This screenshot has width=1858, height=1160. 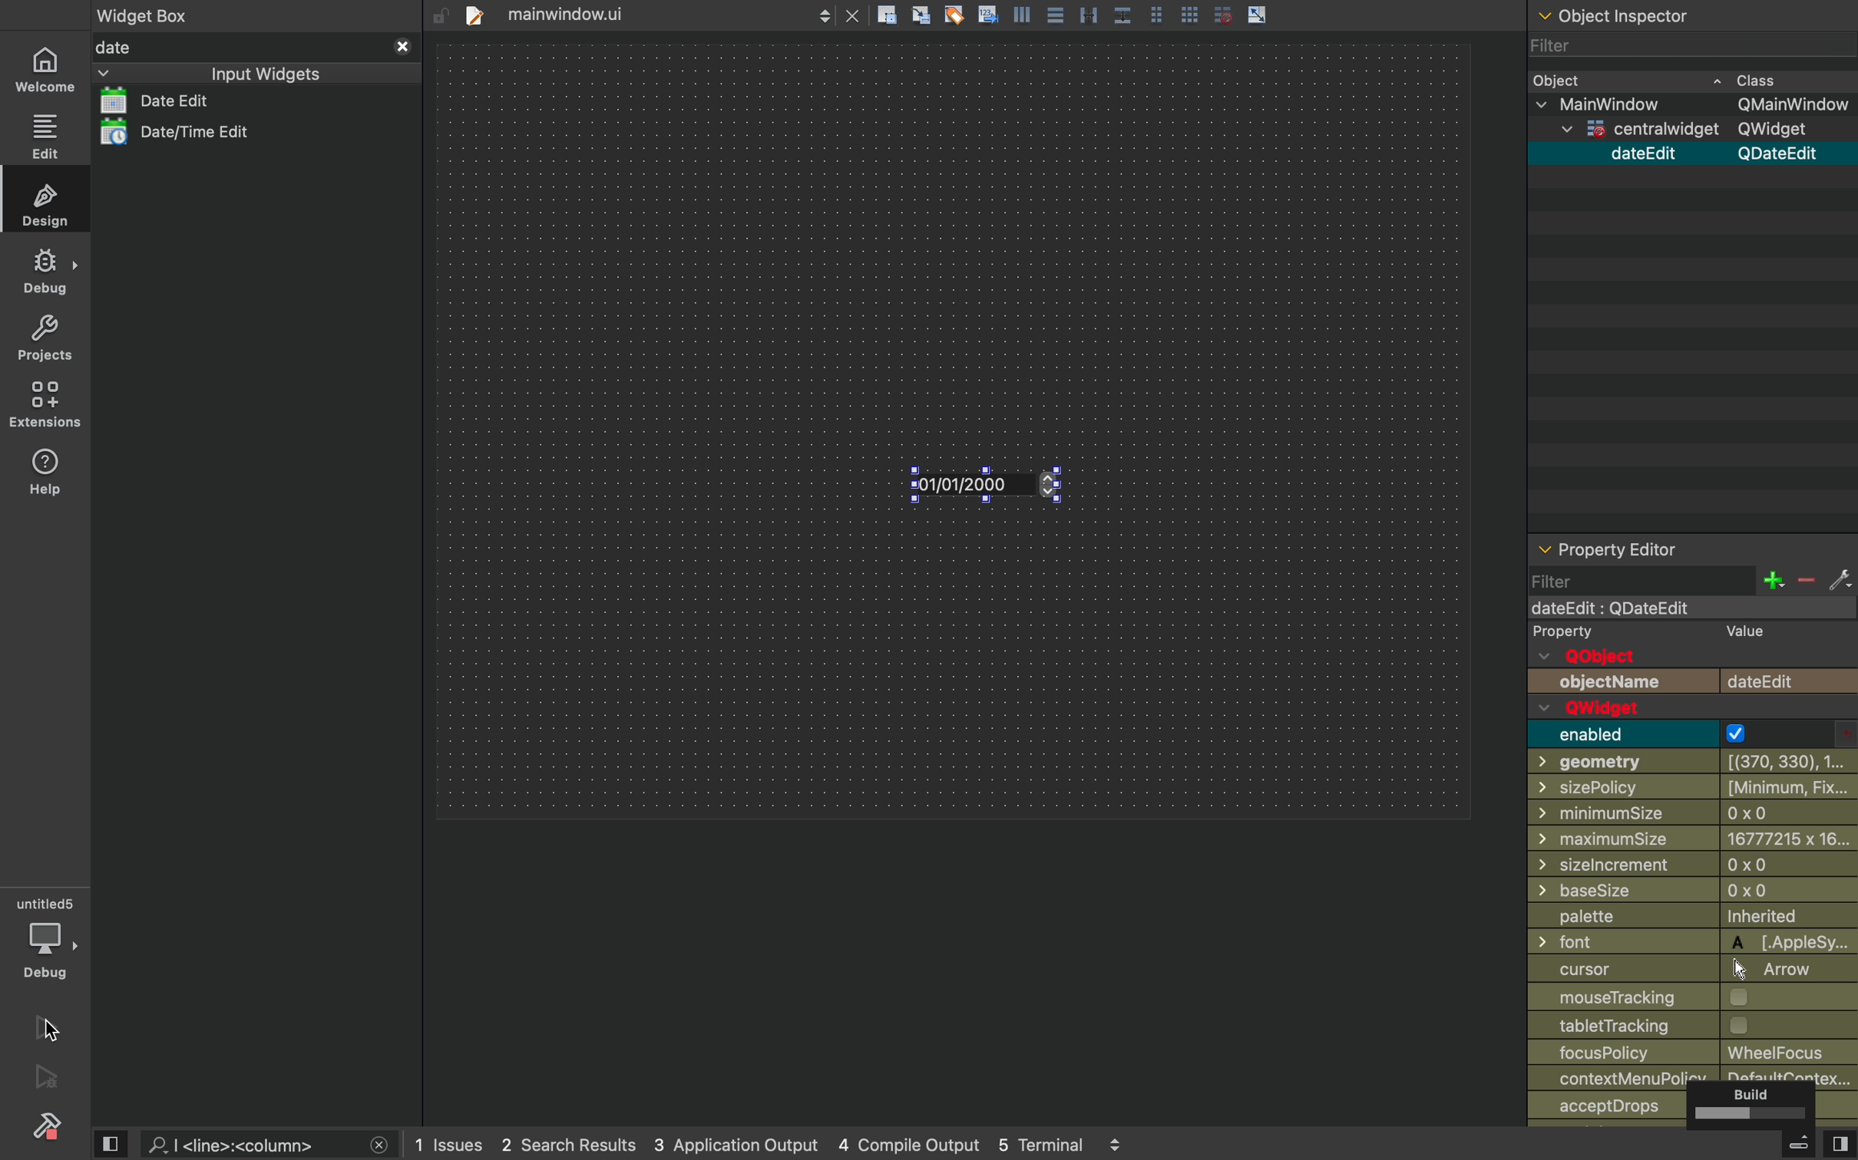 I want to click on acceptDrops, so click(x=1614, y=1106).